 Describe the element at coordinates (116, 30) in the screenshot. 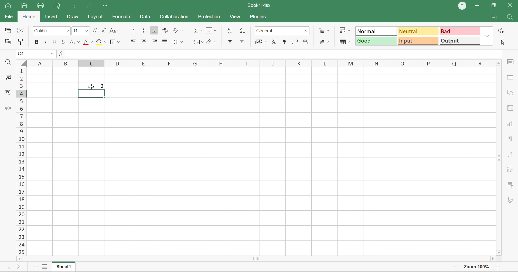

I see `Change case` at that location.